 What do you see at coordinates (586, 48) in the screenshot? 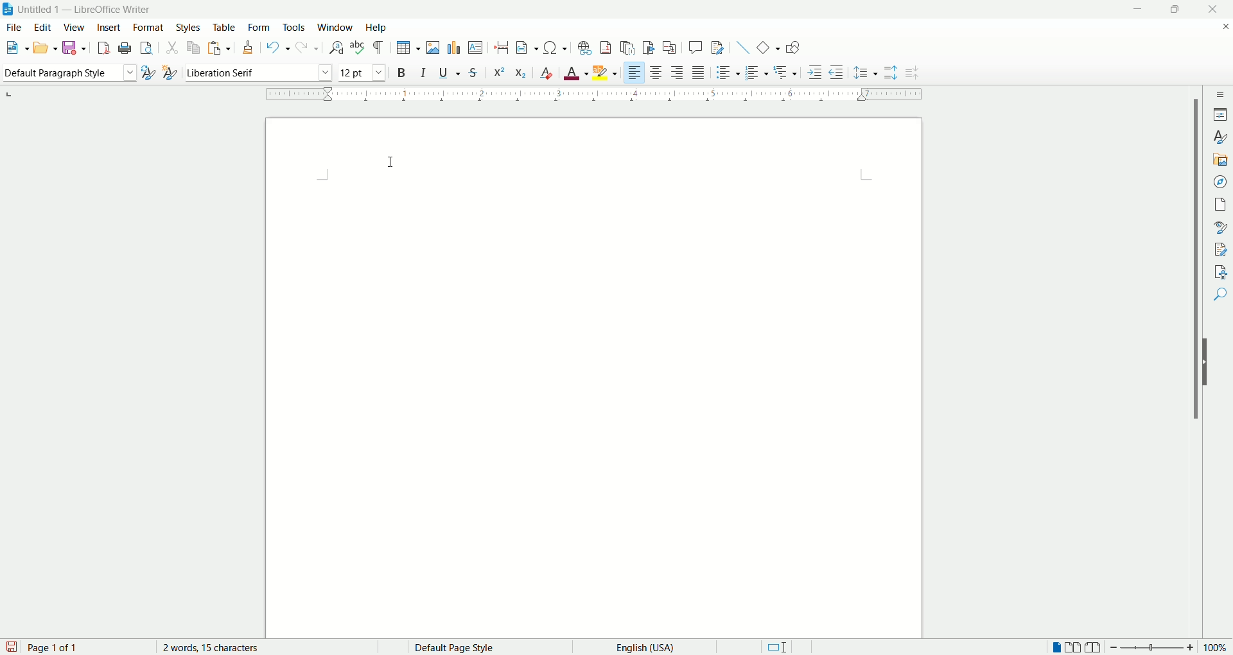
I see `insert footnote` at bounding box center [586, 48].